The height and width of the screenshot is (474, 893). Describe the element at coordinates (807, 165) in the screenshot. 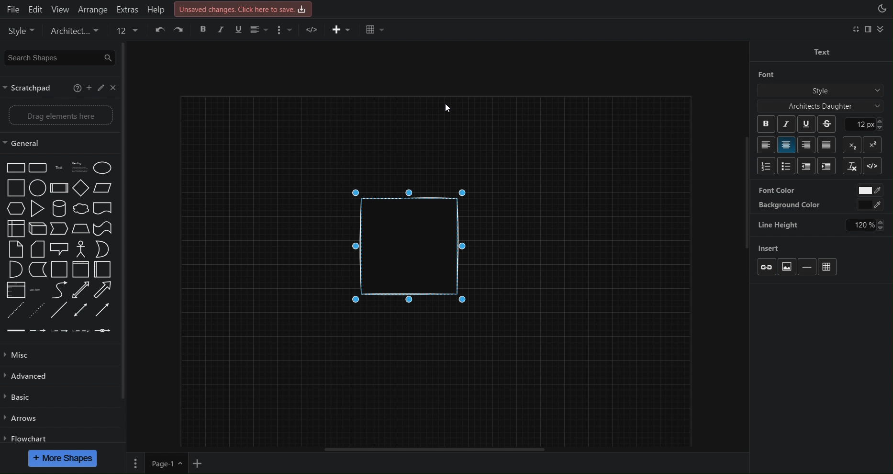

I see `Heading` at that location.